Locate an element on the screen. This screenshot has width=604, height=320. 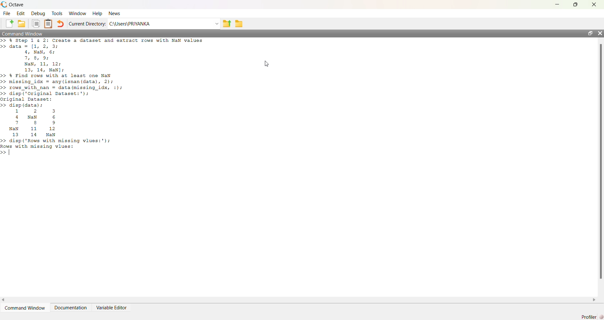
Undo is located at coordinates (60, 24).